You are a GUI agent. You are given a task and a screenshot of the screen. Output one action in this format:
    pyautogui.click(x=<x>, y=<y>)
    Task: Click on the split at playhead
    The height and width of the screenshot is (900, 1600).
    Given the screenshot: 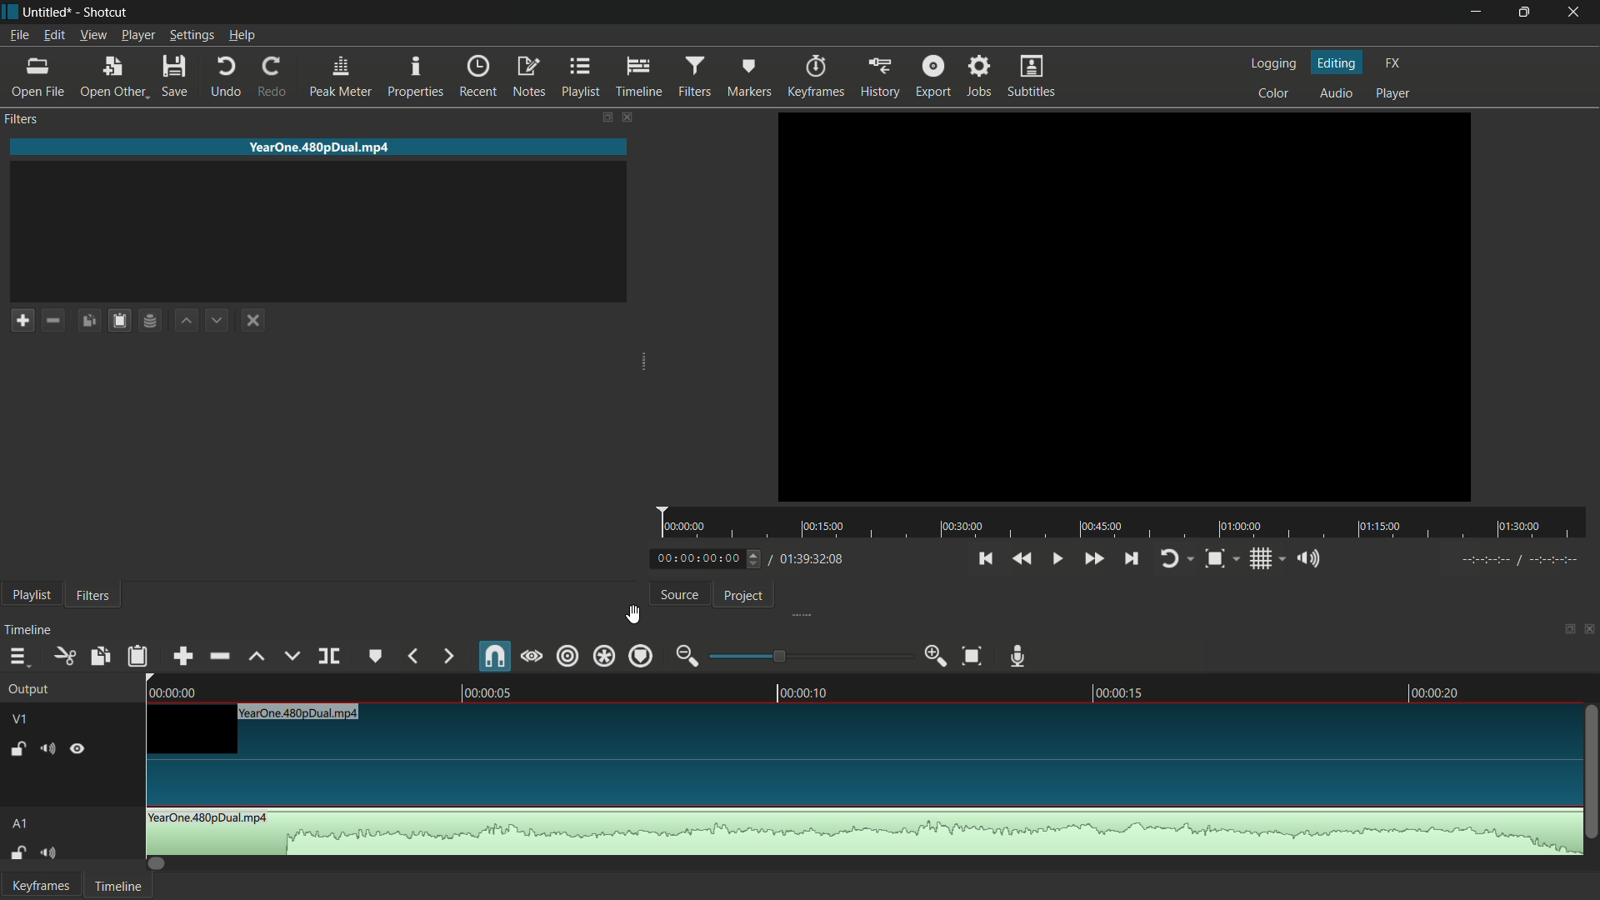 What is the action you would take?
    pyautogui.click(x=331, y=657)
    